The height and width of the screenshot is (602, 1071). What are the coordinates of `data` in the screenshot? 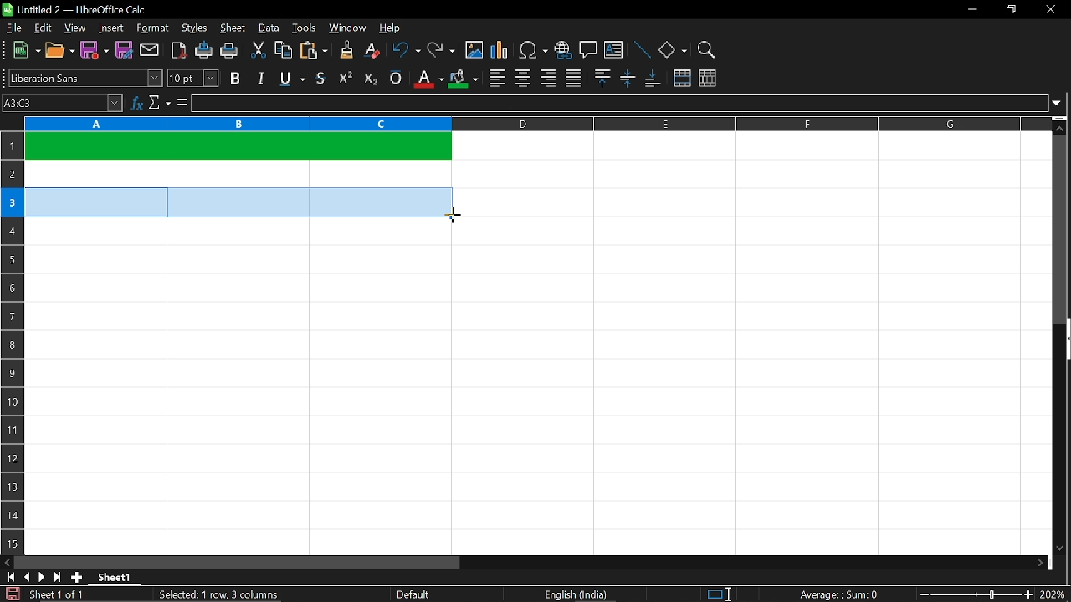 It's located at (269, 29).